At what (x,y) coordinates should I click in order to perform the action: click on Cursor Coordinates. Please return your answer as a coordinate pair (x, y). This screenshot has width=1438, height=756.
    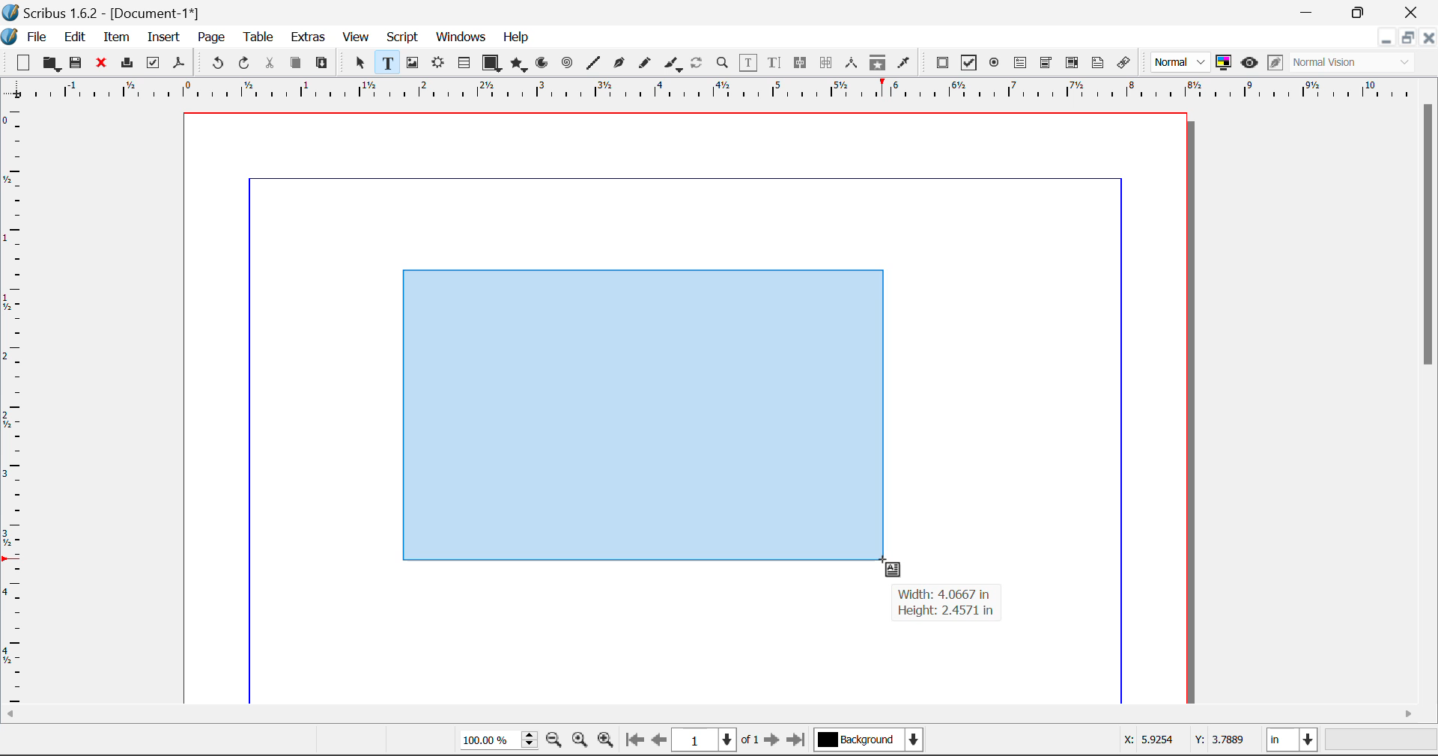
    Looking at the image, I should click on (1186, 742).